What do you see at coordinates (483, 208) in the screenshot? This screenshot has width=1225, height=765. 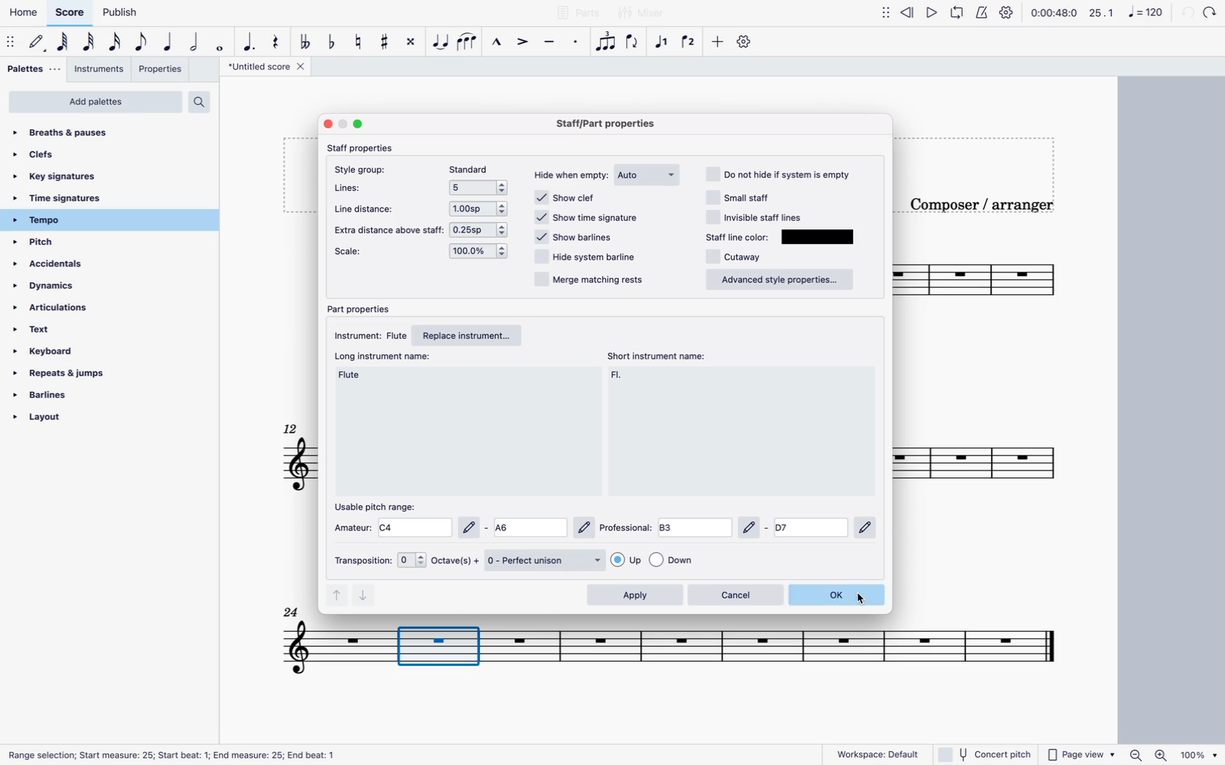 I see `options` at bounding box center [483, 208].